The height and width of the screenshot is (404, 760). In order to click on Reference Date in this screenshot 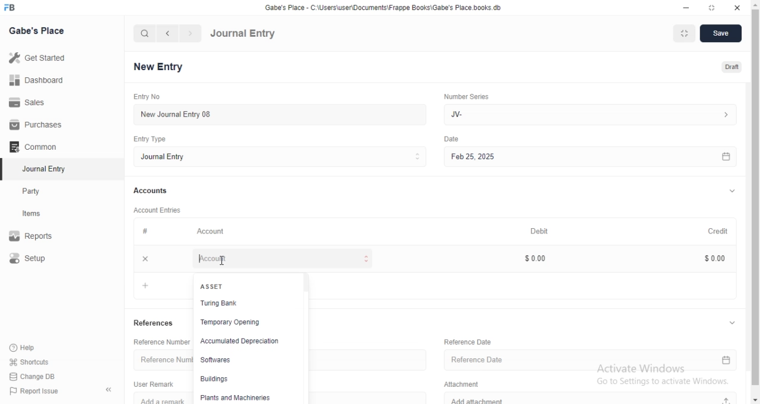, I will do `click(591, 359)`.